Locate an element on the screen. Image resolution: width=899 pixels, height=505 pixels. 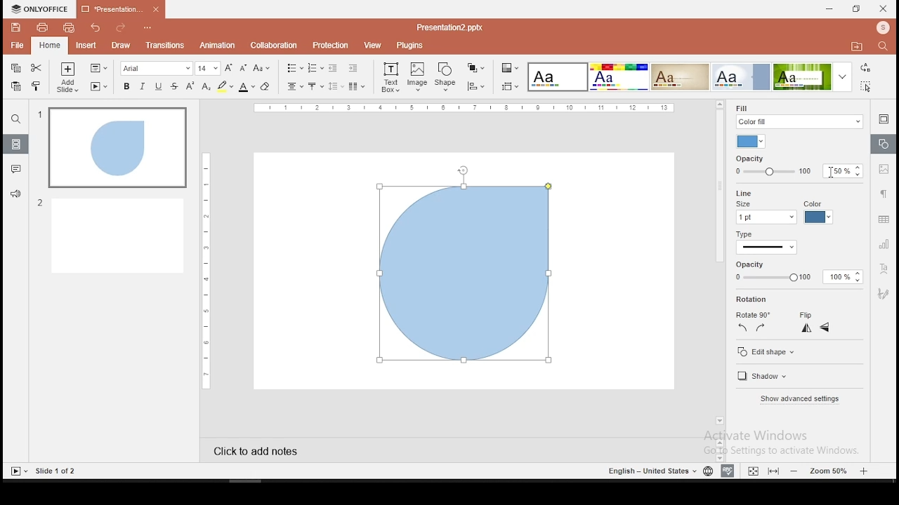
flip is located at coordinates (806, 316).